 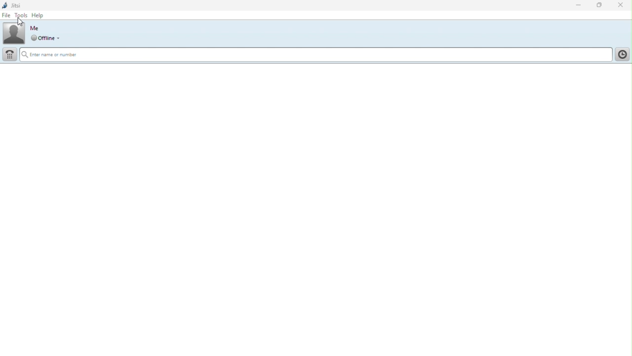 I want to click on File, so click(x=6, y=15).